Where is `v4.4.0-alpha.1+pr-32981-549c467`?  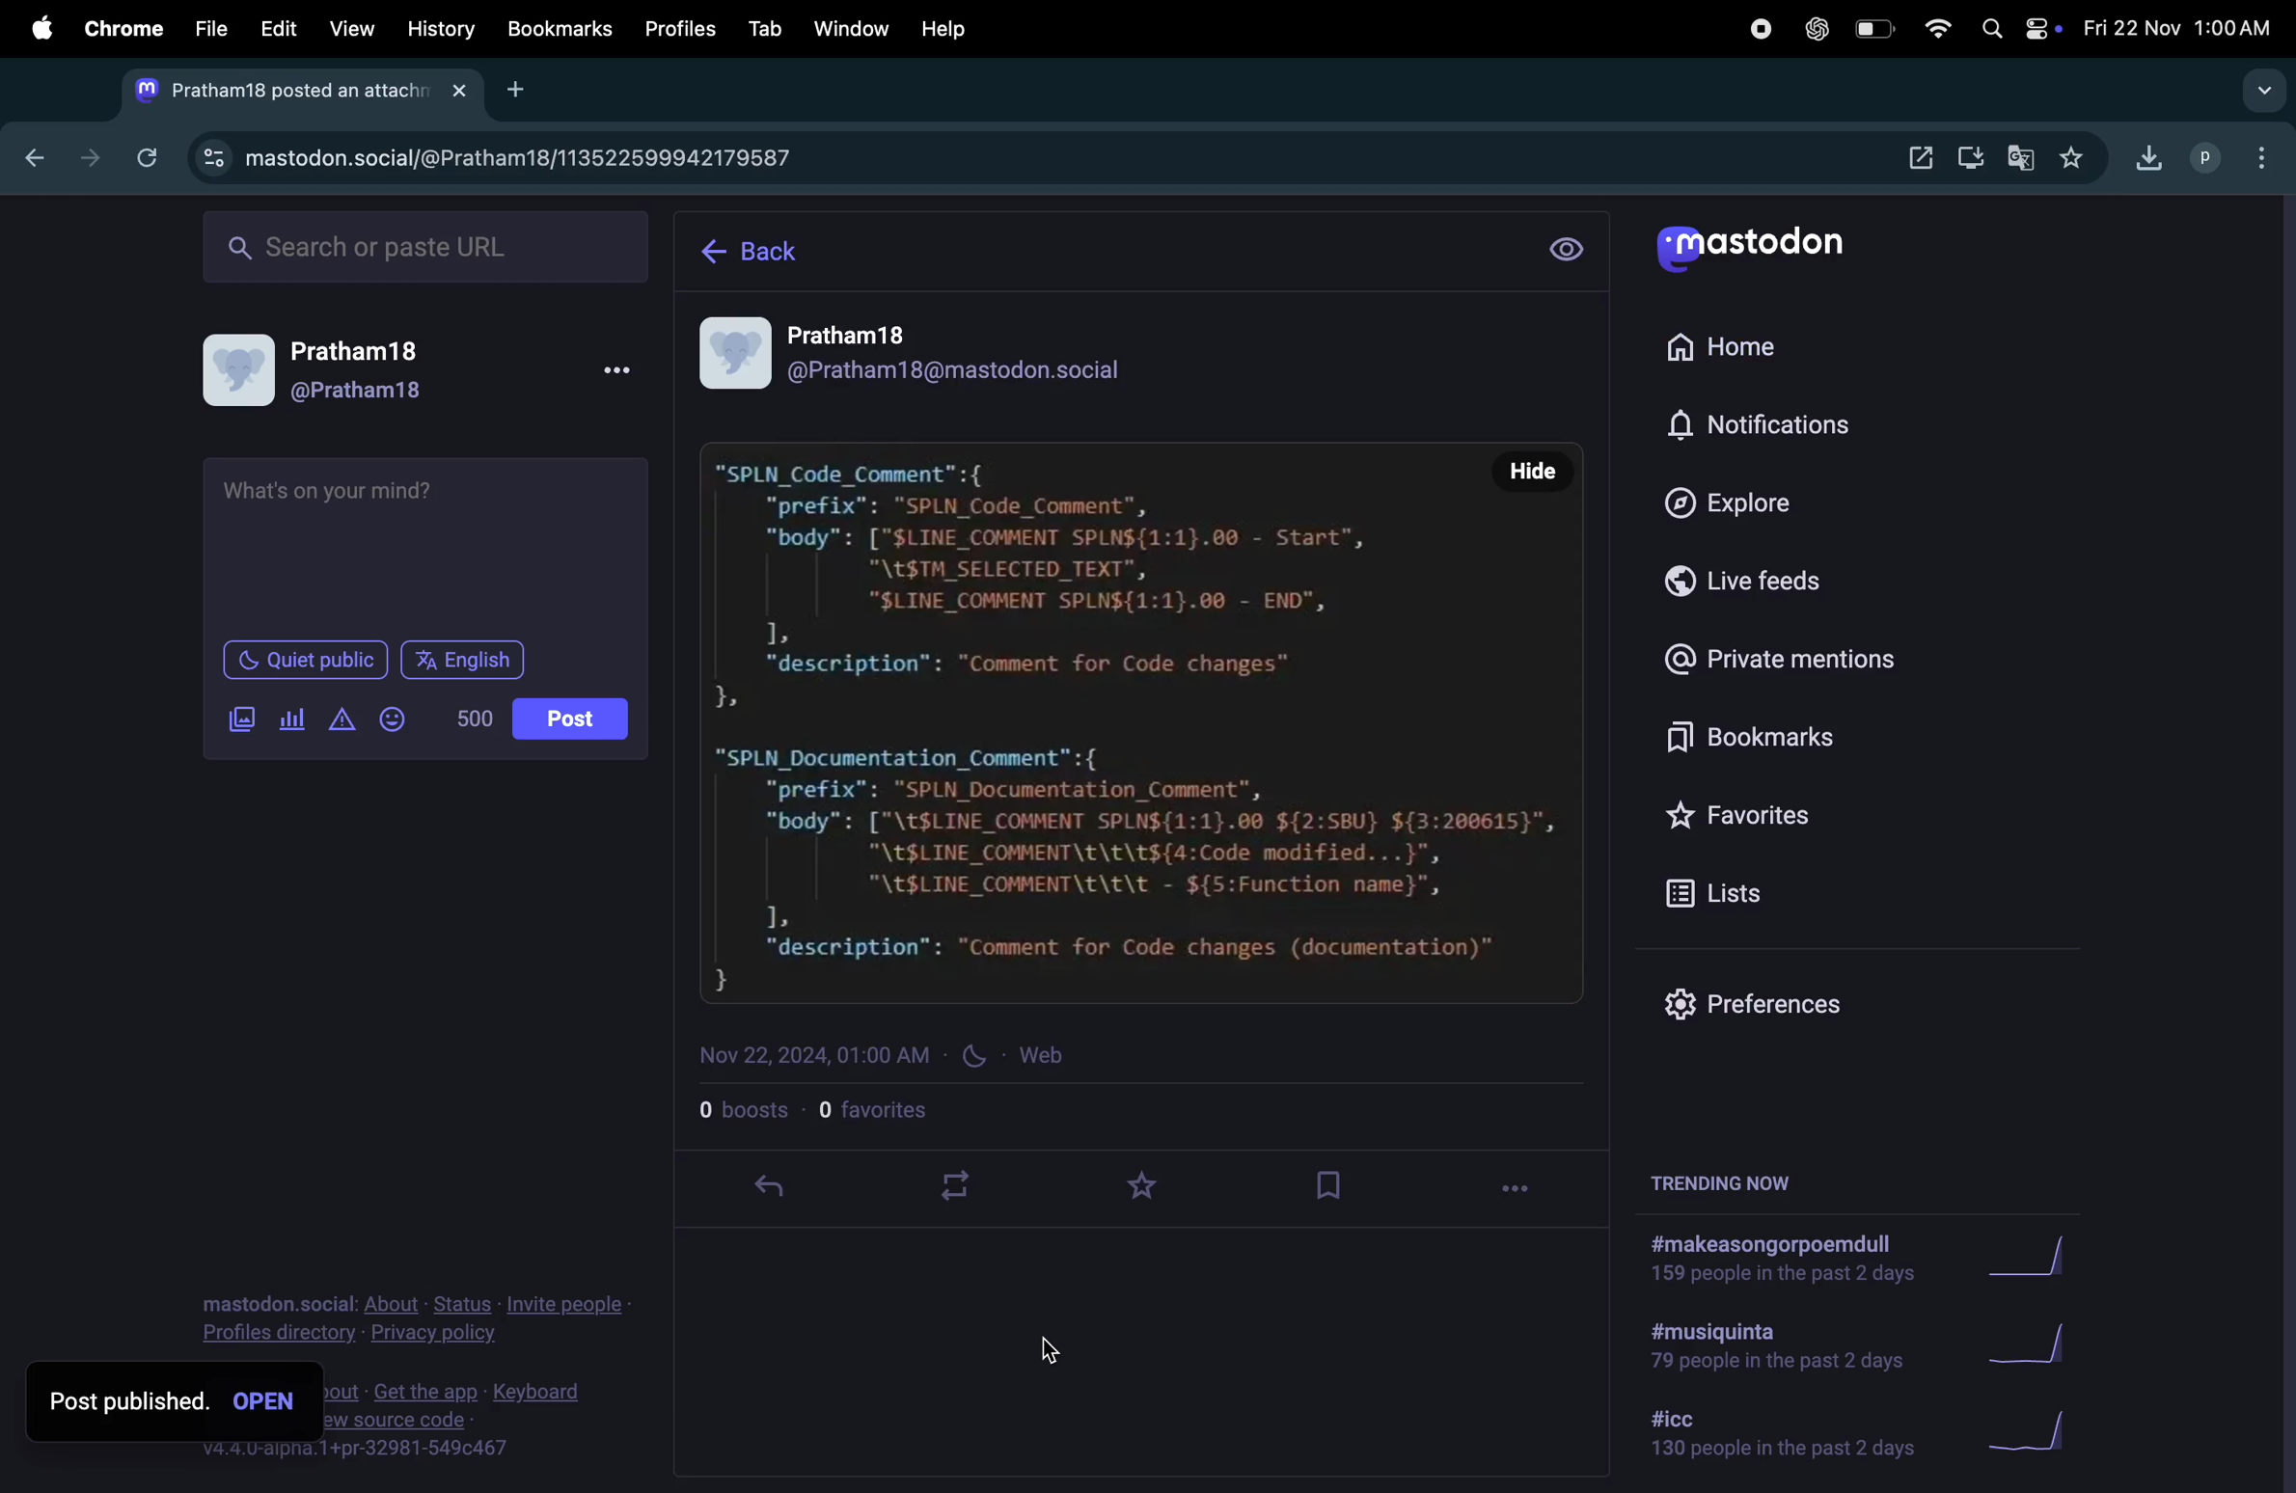 v4.4.0-alpha.1+pr-32981-549c467 is located at coordinates (355, 1450).